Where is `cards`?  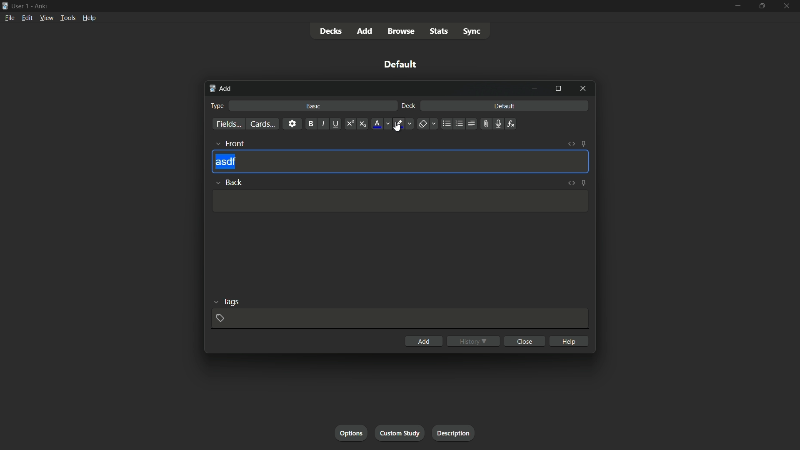 cards is located at coordinates (262, 124).